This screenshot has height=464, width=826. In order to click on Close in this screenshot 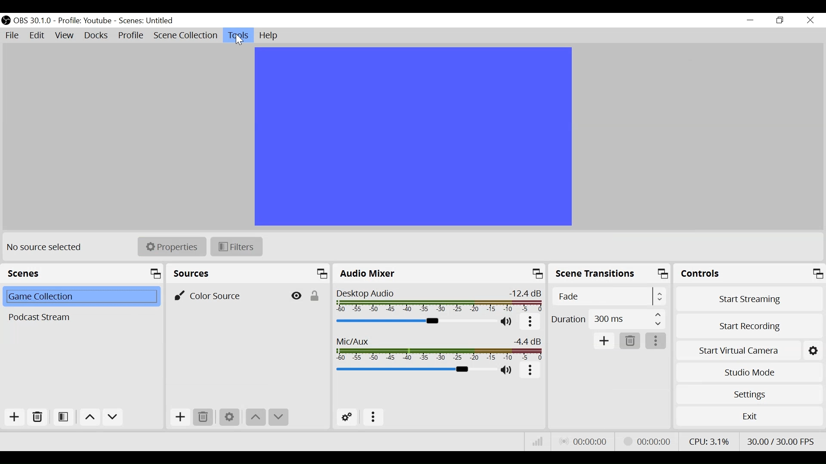, I will do `click(811, 20)`.